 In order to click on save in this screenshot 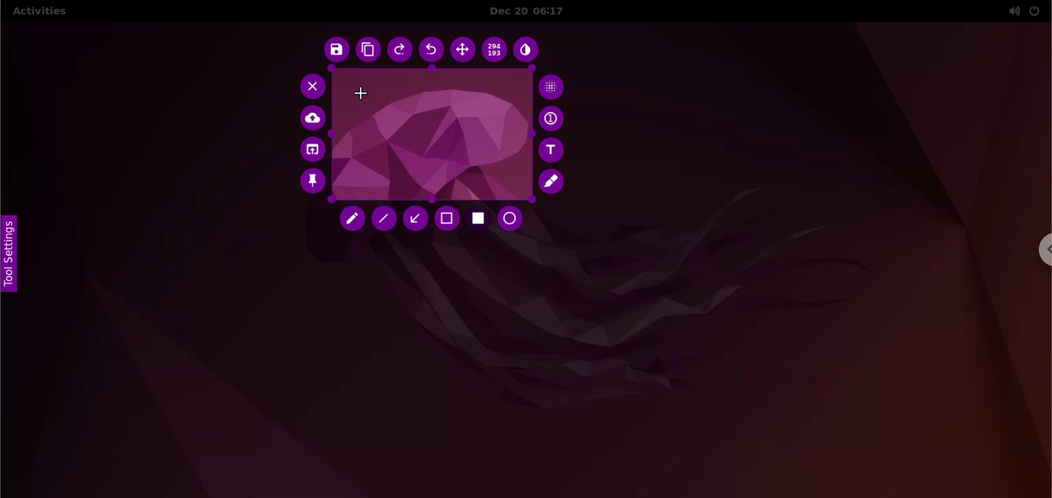, I will do `click(334, 50)`.